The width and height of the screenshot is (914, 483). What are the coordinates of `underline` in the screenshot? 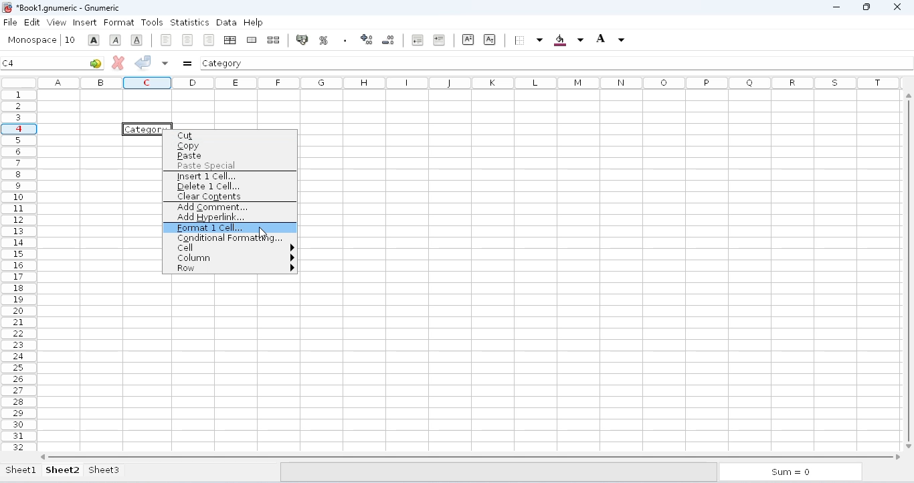 It's located at (136, 39).